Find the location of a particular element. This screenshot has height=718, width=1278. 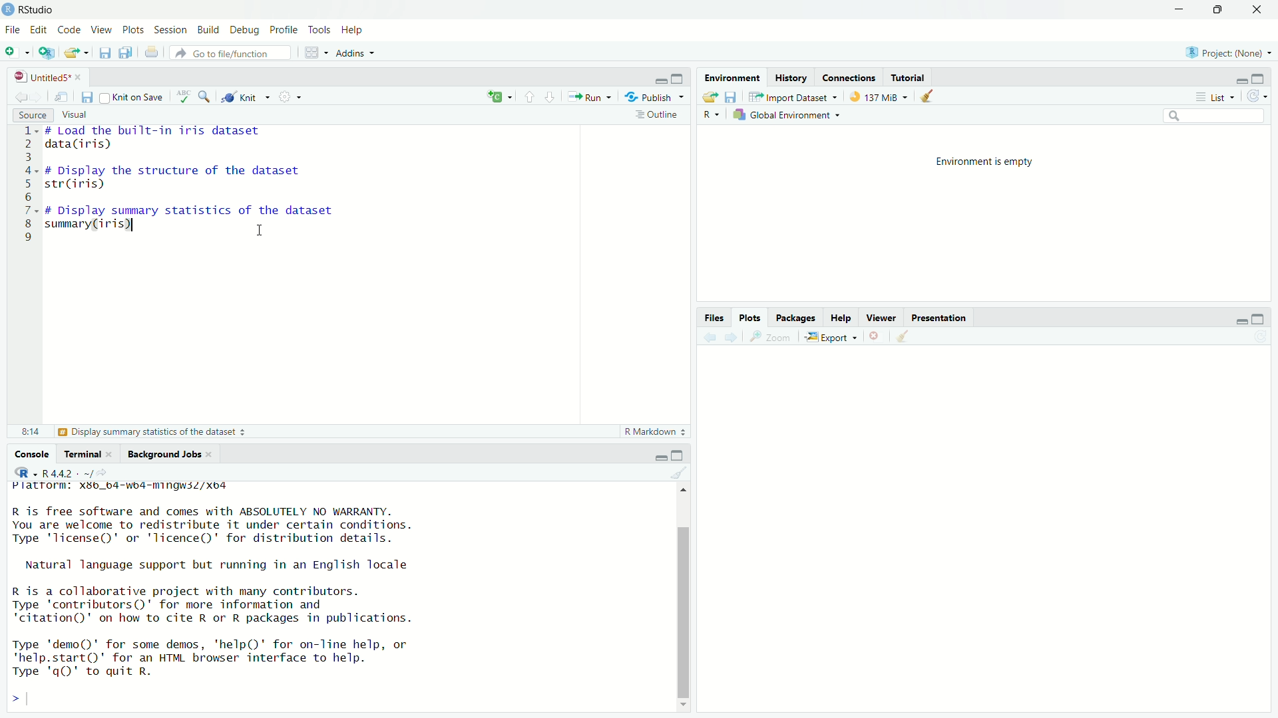

814 is located at coordinates (31, 431).